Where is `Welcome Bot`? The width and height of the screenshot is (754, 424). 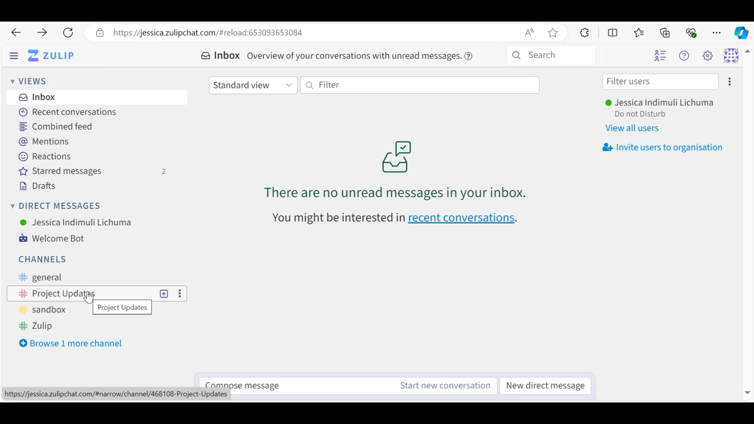
Welcome Bot is located at coordinates (57, 239).